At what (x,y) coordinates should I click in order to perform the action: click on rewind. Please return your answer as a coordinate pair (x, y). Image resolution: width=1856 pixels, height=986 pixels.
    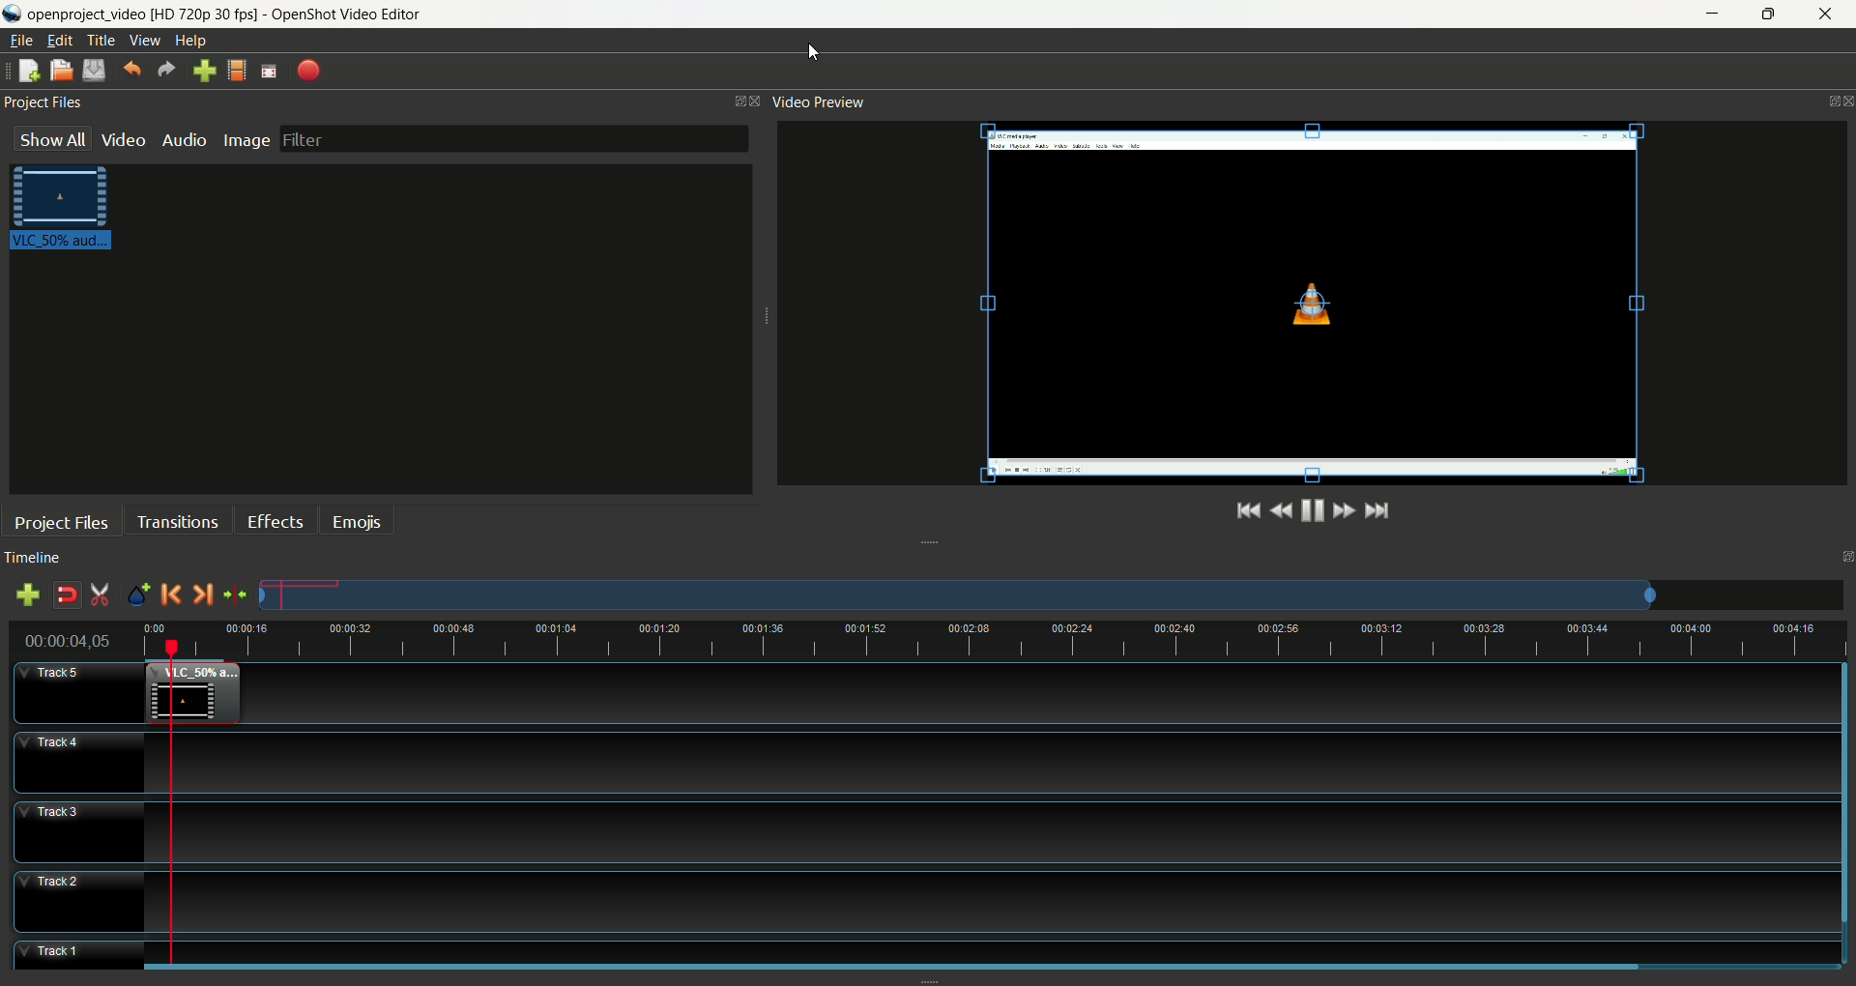
    Looking at the image, I should click on (1281, 512).